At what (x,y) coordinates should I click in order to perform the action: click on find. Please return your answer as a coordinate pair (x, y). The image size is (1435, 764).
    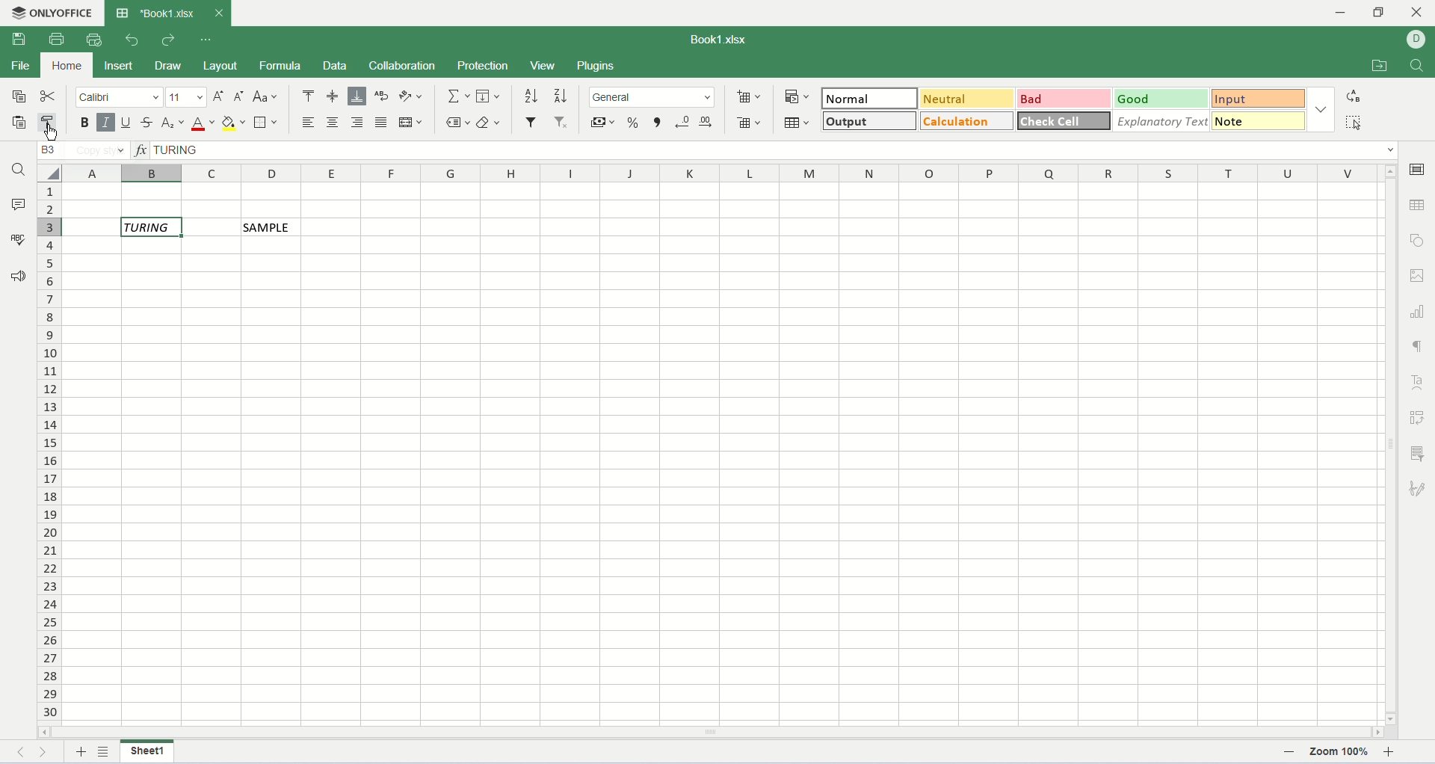
    Looking at the image, I should click on (1417, 66).